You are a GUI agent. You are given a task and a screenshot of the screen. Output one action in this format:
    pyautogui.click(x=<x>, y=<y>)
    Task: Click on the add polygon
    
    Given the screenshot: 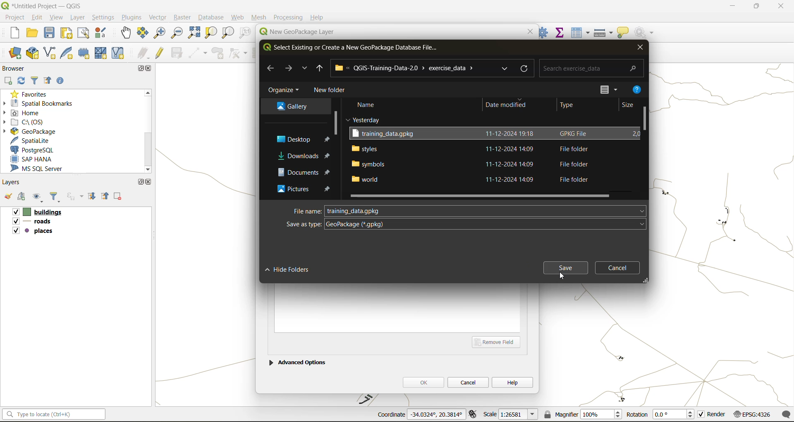 What is the action you would take?
    pyautogui.click(x=219, y=55)
    